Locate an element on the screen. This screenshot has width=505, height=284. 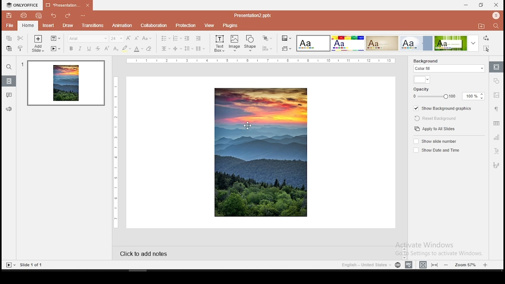
font color is located at coordinates (138, 49).